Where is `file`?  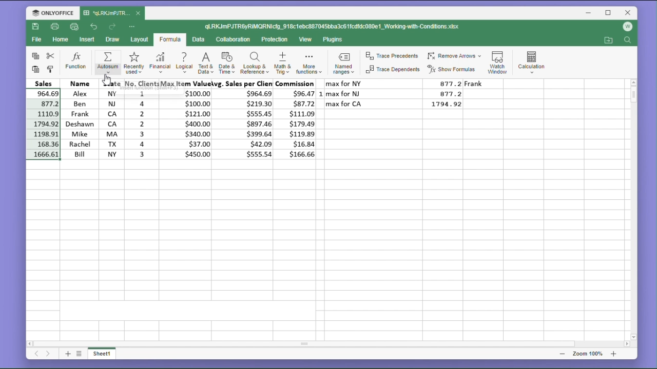 file is located at coordinates (36, 41).